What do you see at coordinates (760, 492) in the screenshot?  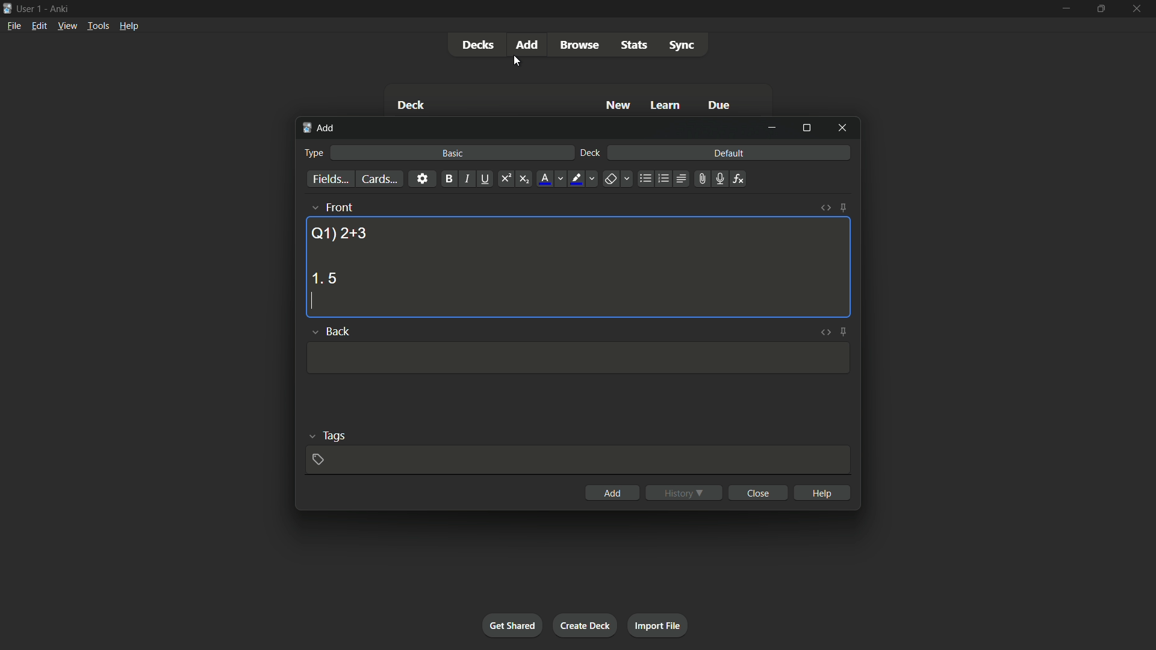 I see `close` at bounding box center [760, 492].